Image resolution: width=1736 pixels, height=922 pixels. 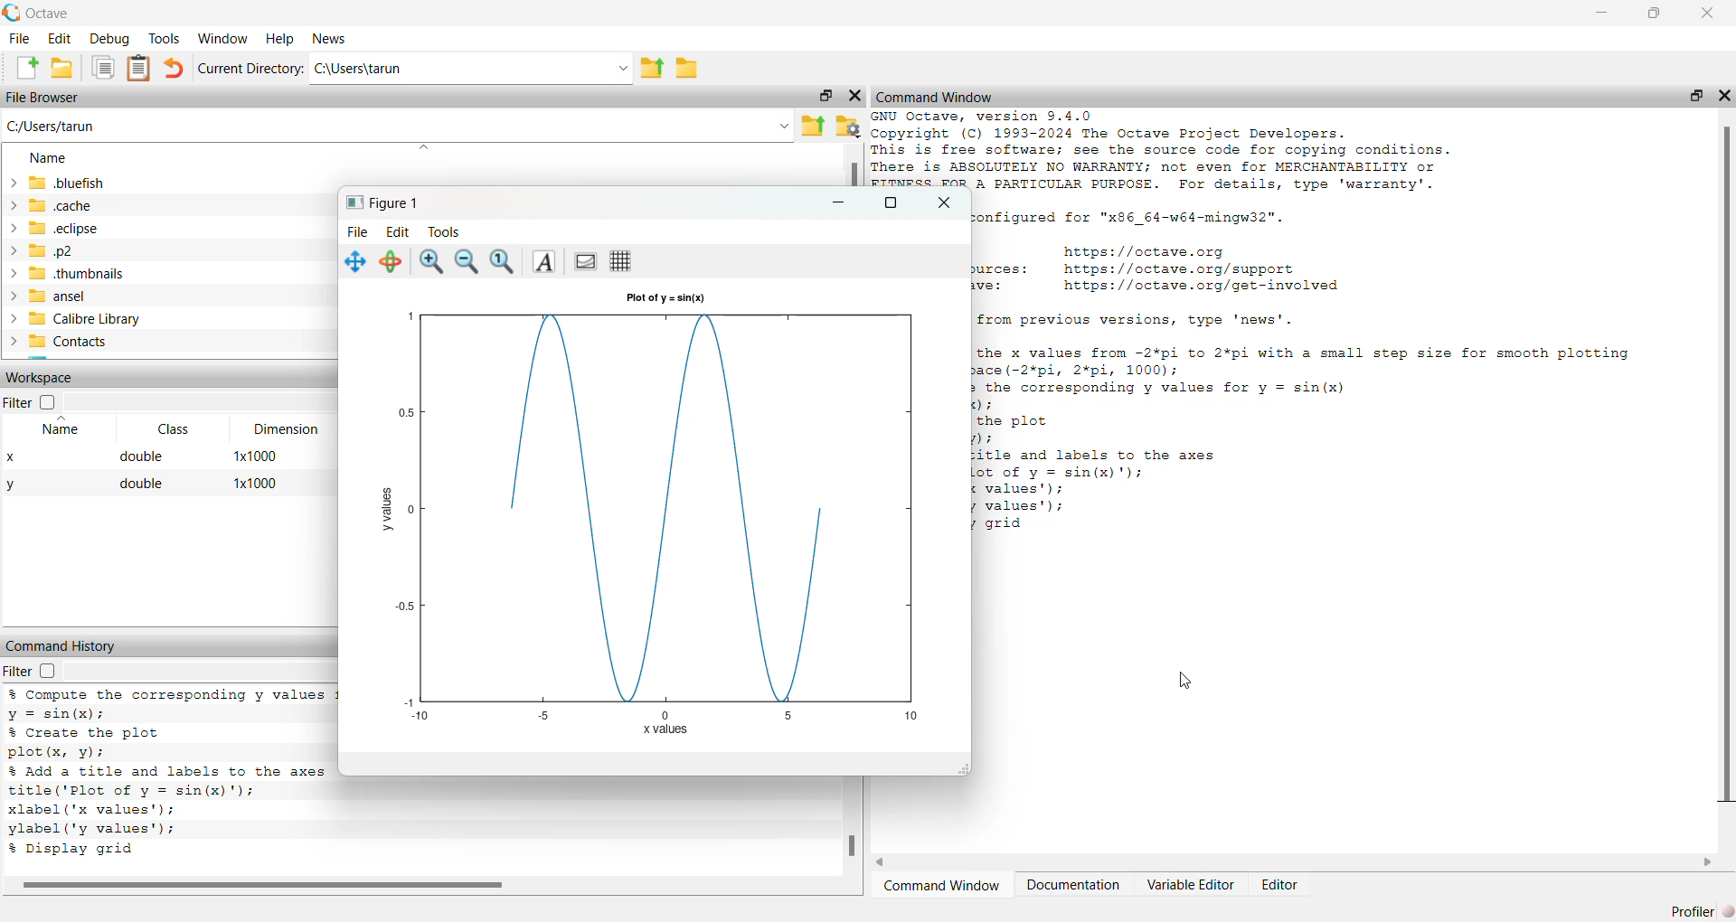 I want to click on resize, so click(x=1696, y=96).